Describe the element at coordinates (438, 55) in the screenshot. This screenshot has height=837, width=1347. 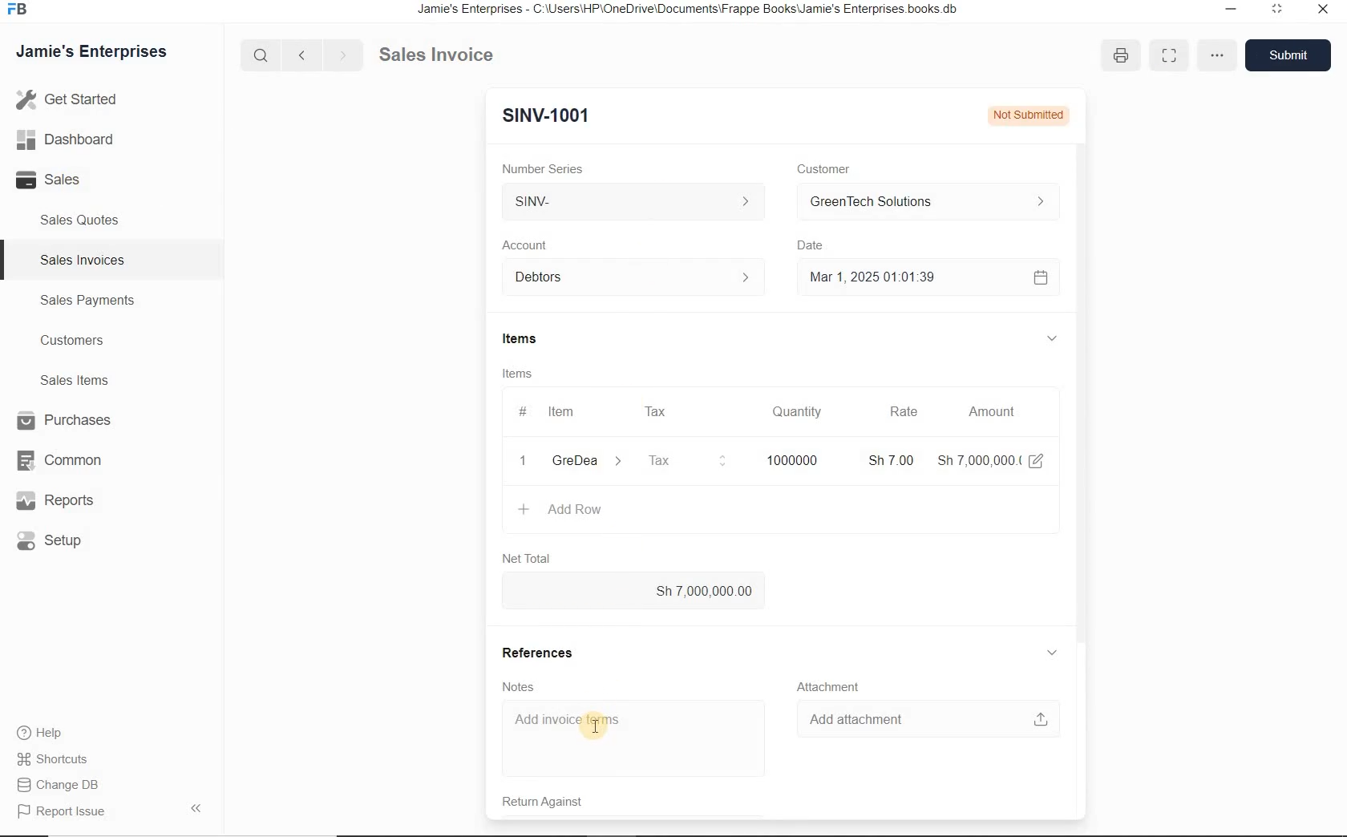
I see `Sales Invoice` at that location.